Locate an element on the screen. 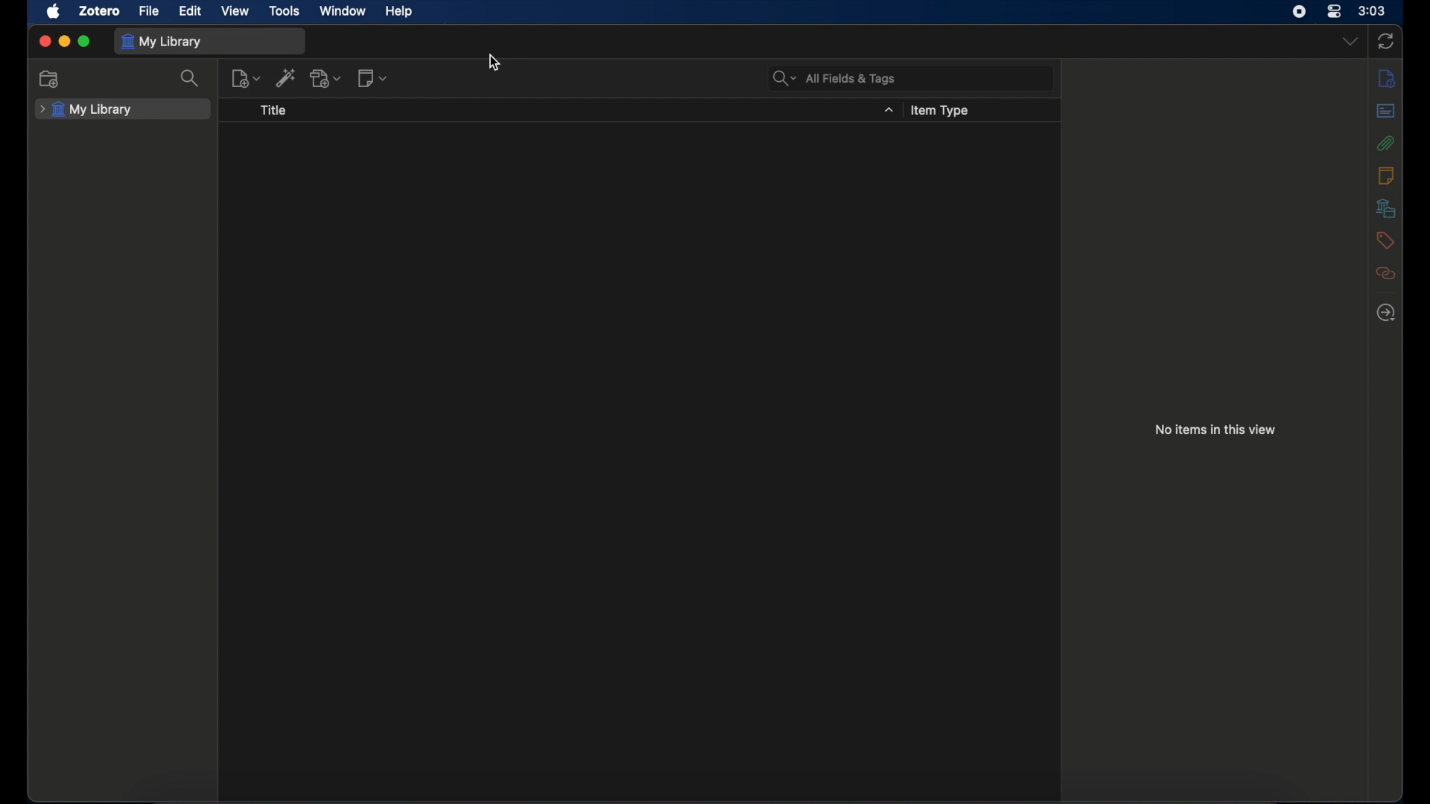 The width and height of the screenshot is (1430, 804). zotero is located at coordinates (99, 10).